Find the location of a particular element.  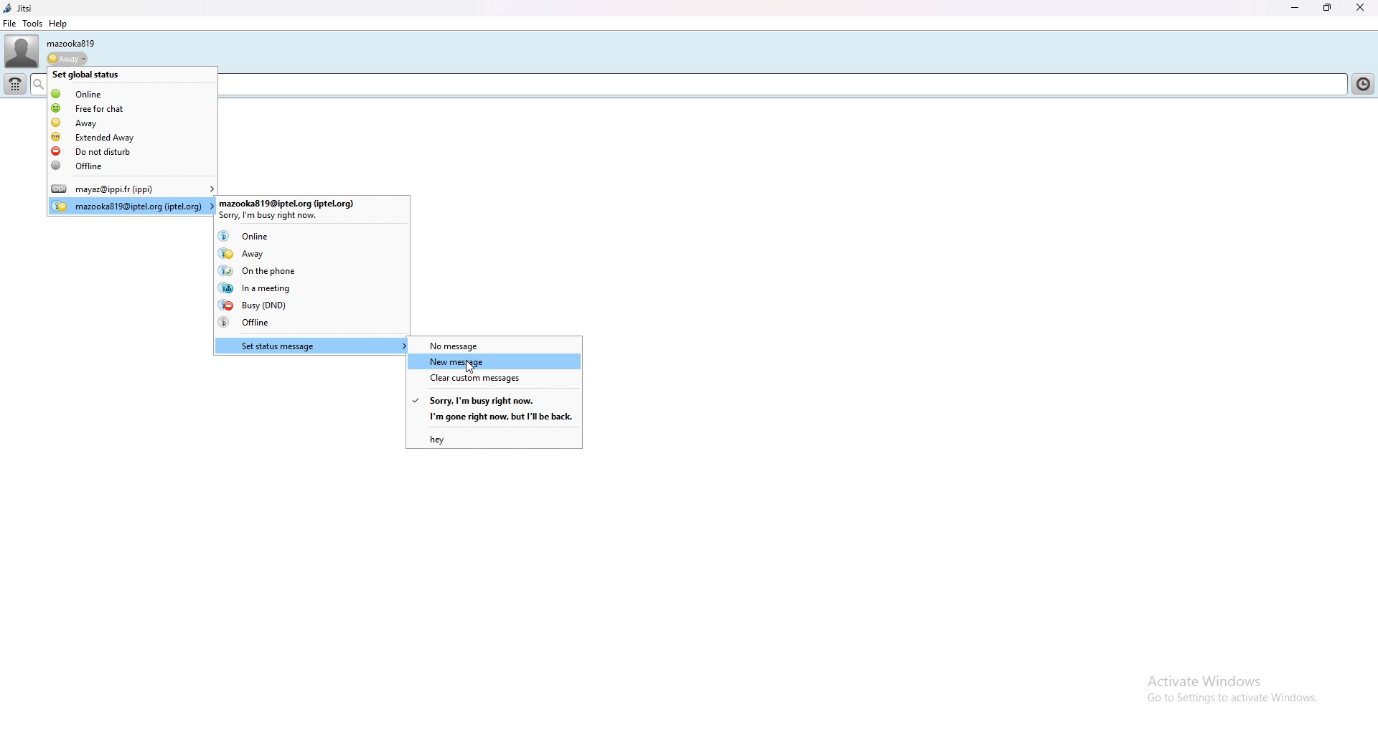

no message is located at coordinates (495, 345).